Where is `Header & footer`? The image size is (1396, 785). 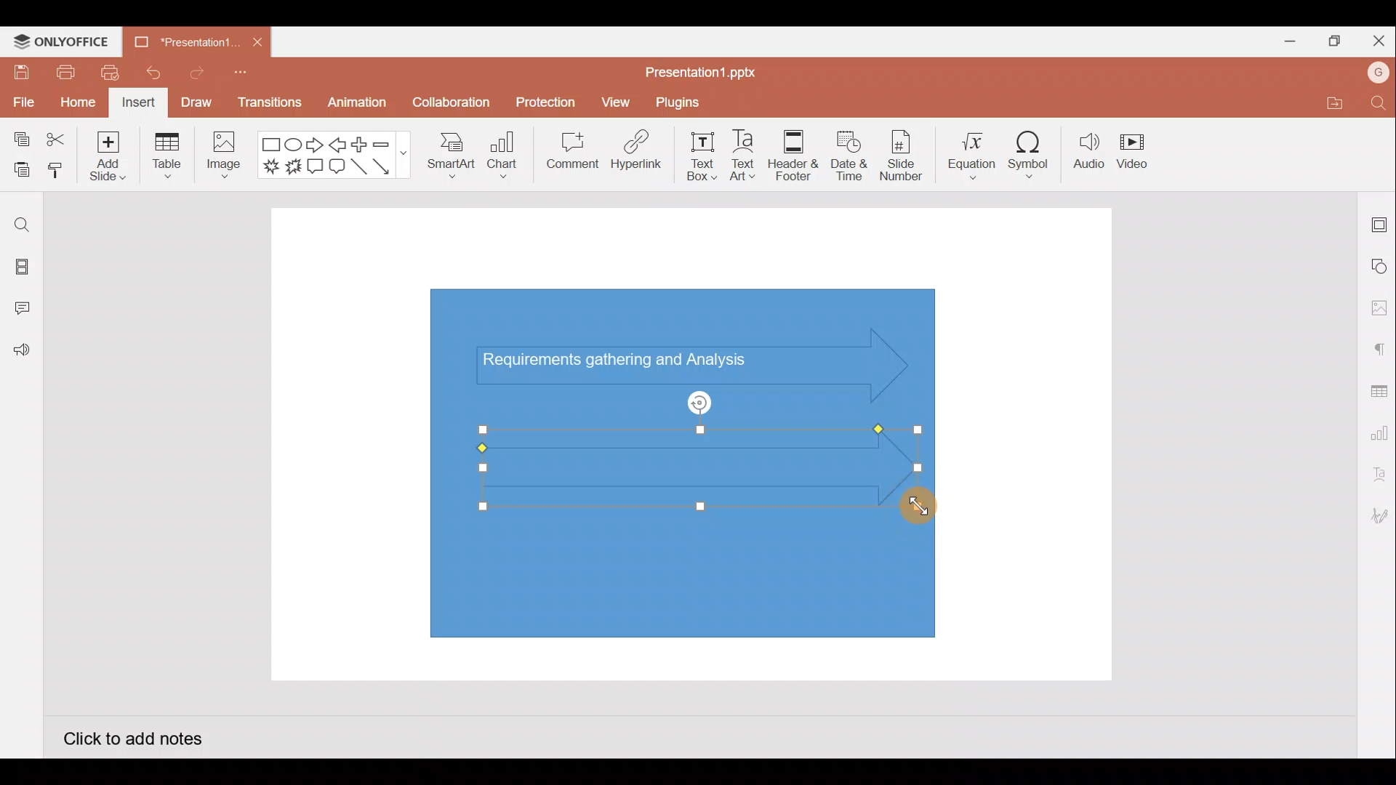
Header & footer is located at coordinates (794, 151).